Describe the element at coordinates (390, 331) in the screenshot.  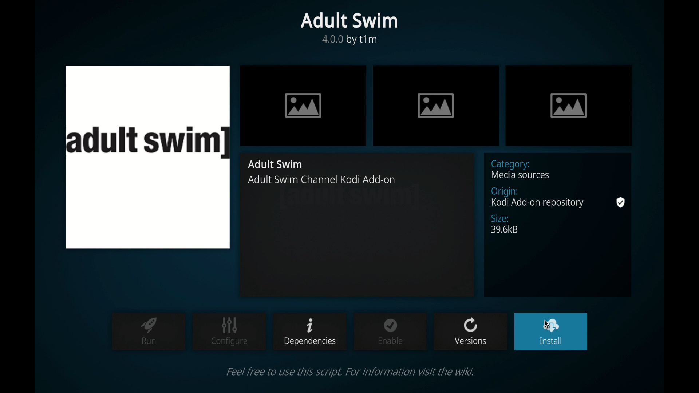
I see `enable` at that location.